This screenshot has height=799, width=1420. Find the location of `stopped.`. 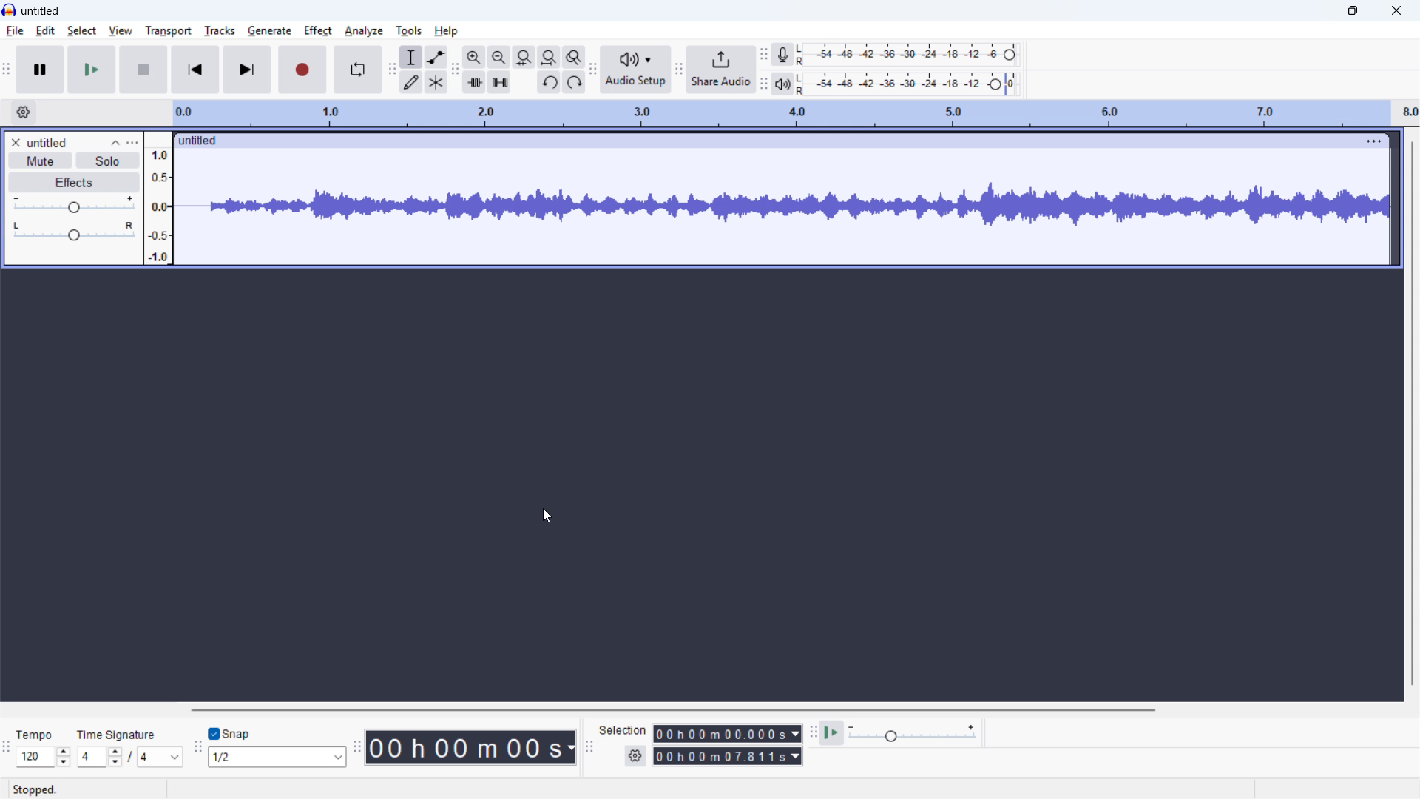

stopped. is located at coordinates (35, 790).